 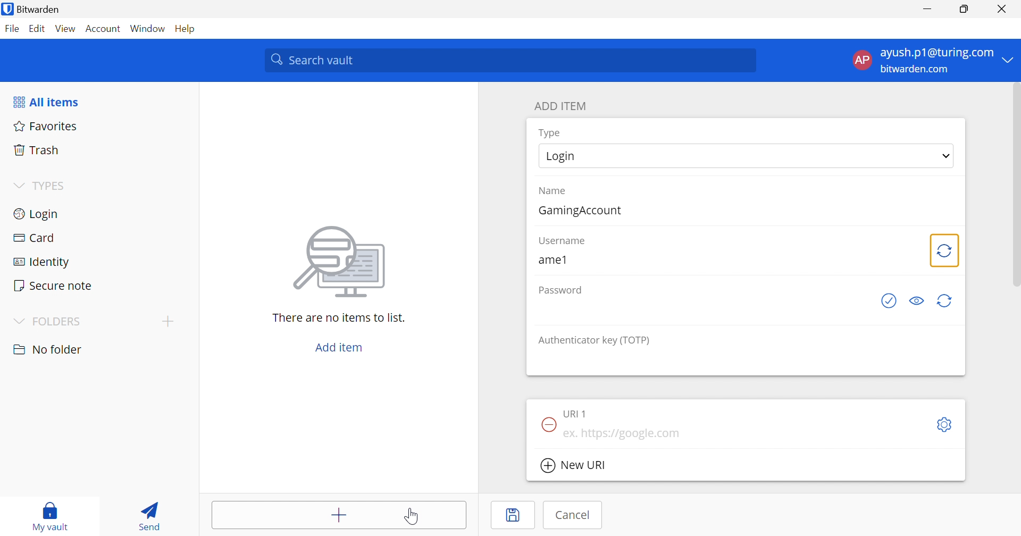 What do you see at coordinates (336, 347) in the screenshot?
I see `Add item` at bounding box center [336, 347].